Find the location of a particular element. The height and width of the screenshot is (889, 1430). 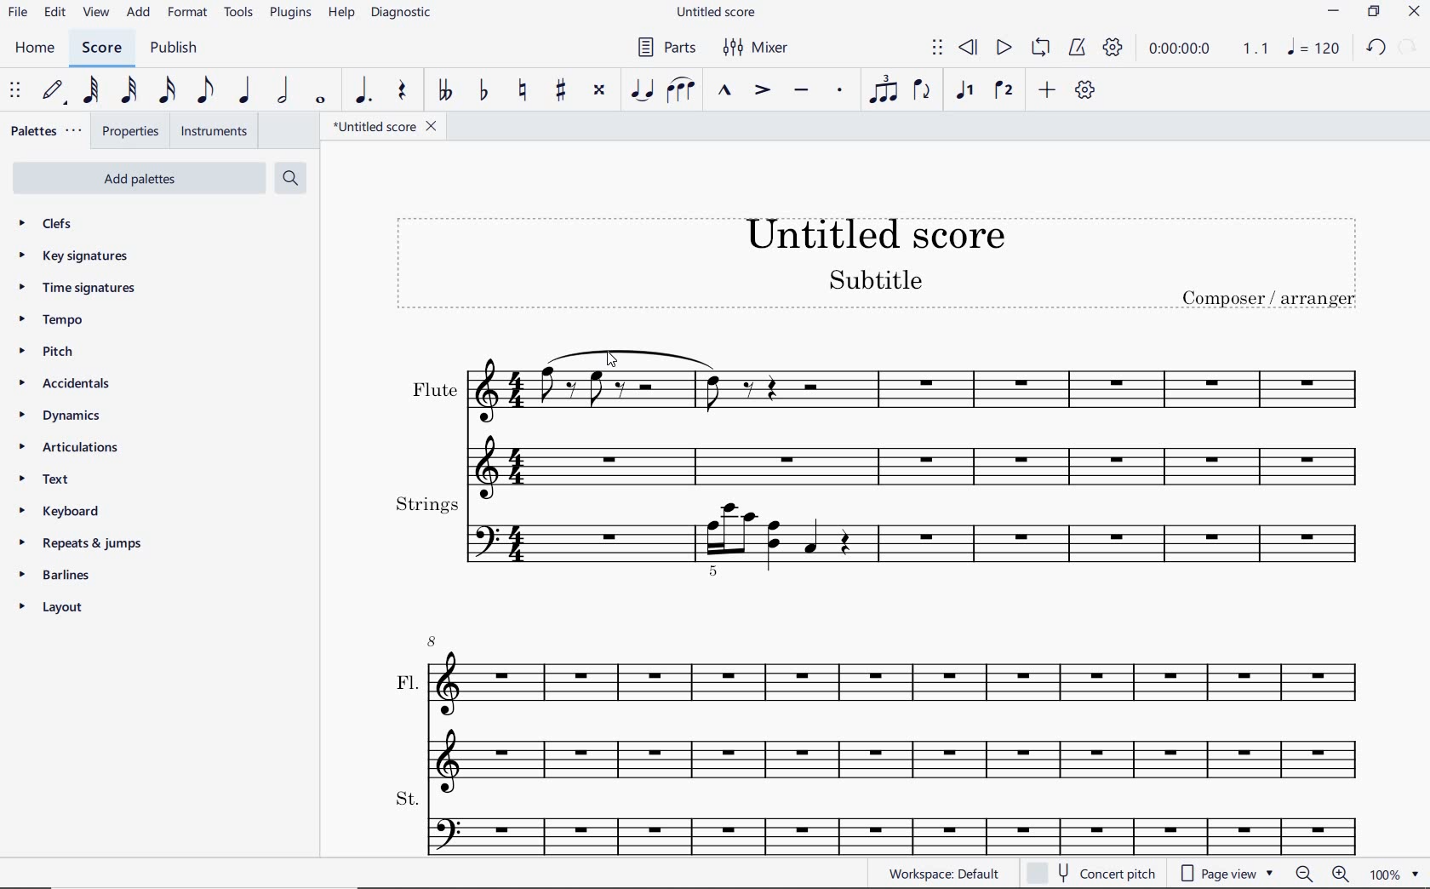

INSTRUMENTS is located at coordinates (212, 130).